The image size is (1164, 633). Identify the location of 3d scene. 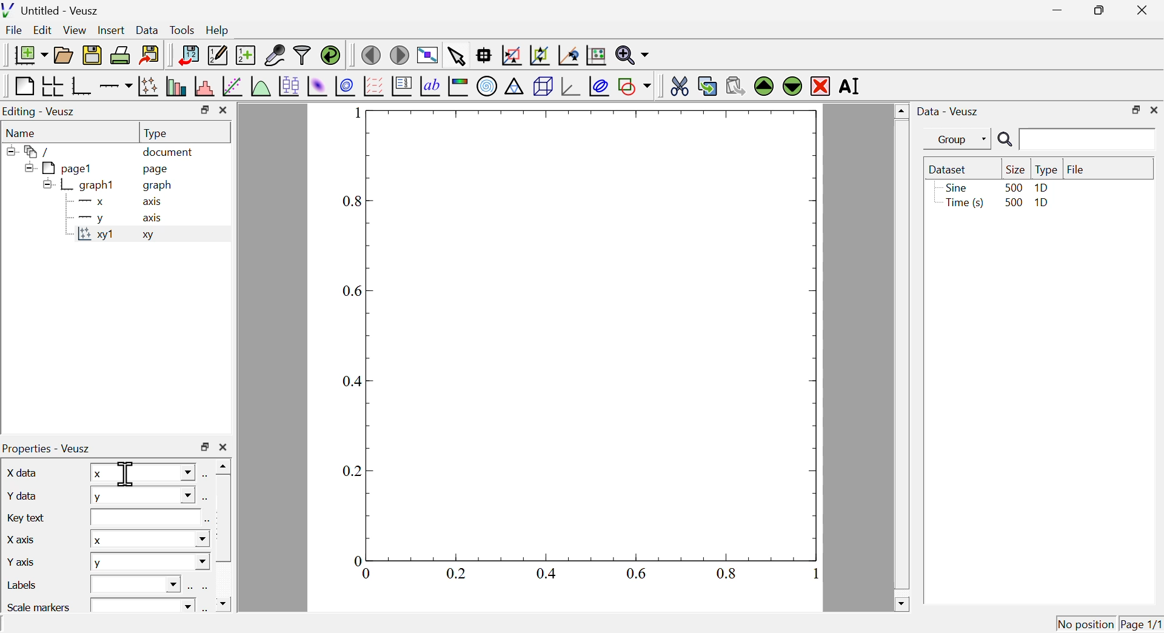
(543, 87).